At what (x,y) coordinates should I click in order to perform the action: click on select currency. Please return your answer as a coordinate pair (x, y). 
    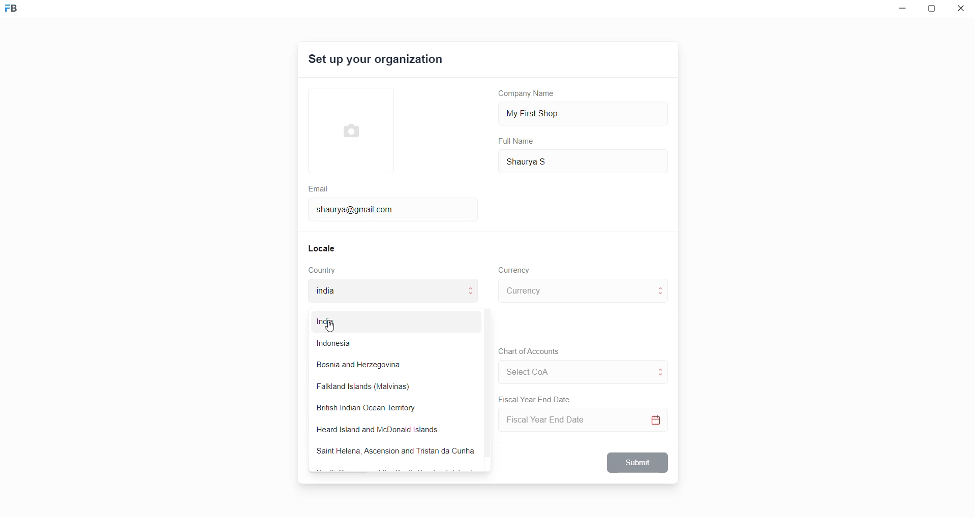
    Looking at the image, I should click on (574, 290).